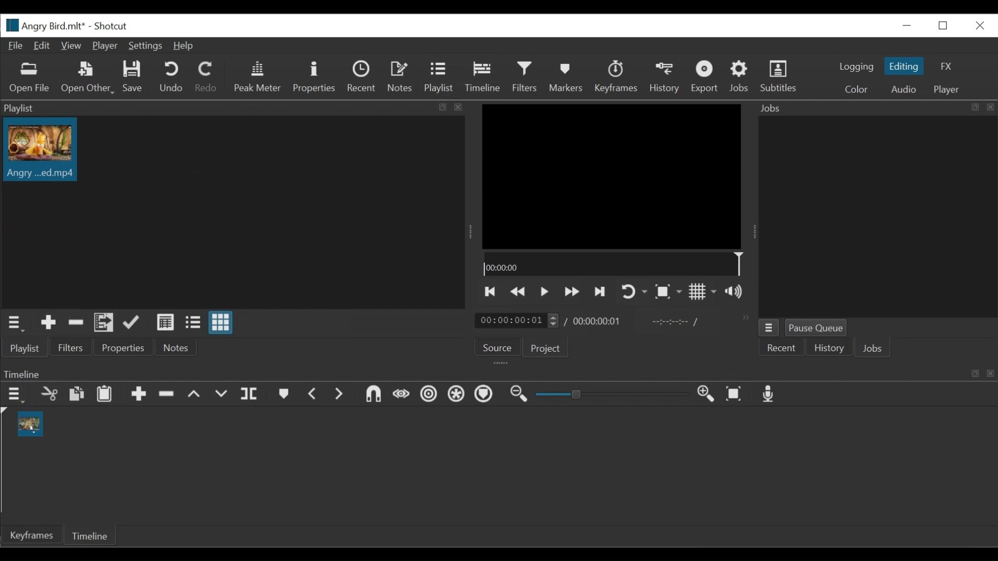  Describe the element at coordinates (145, 46) in the screenshot. I see `Settings` at that location.